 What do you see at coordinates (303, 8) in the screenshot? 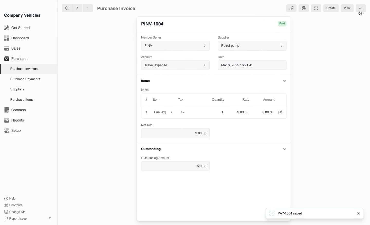
I see `print` at bounding box center [303, 8].